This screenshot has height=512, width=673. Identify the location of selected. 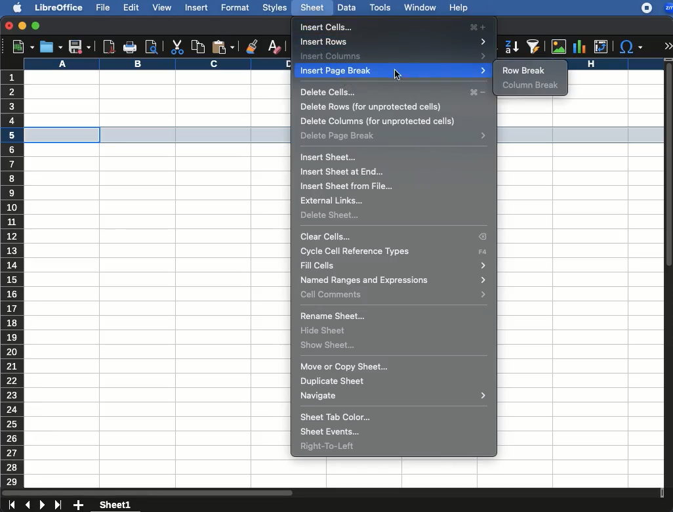
(146, 135).